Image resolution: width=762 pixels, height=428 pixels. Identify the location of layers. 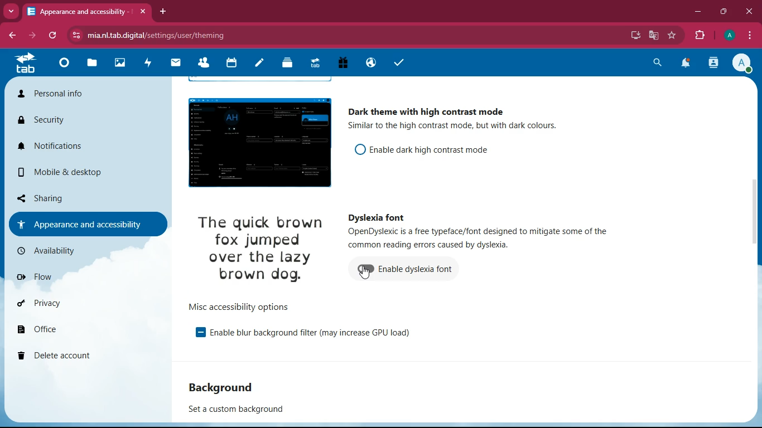
(290, 64).